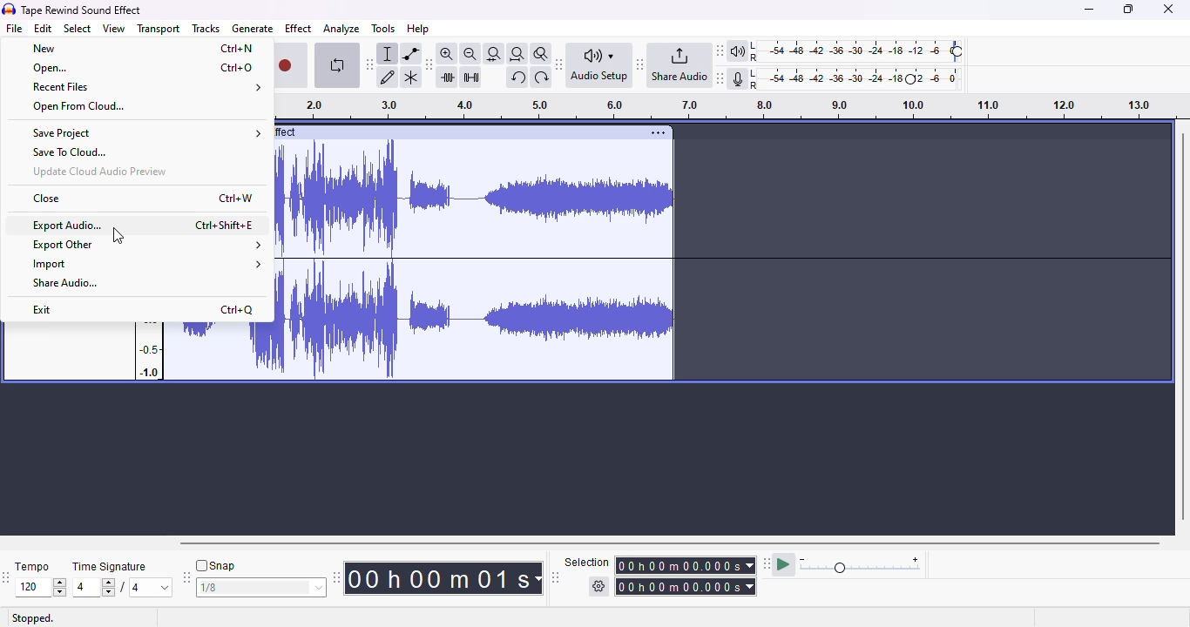 The width and height of the screenshot is (1190, 627). Describe the element at coordinates (470, 53) in the screenshot. I see `zoom out` at that location.